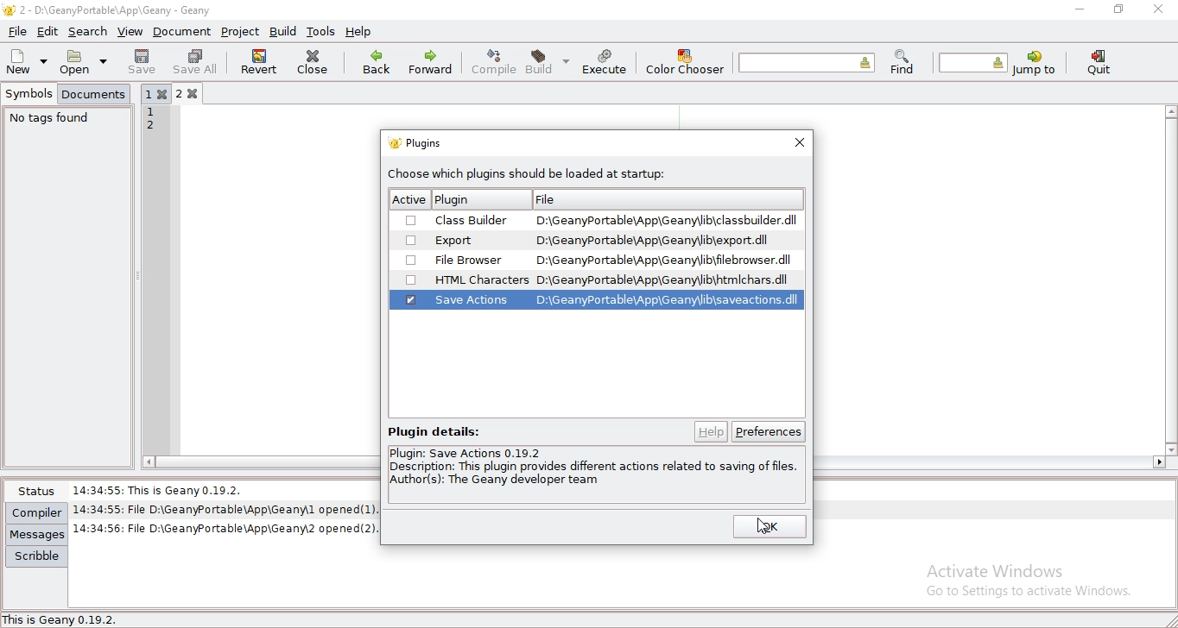  What do you see at coordinates (285, 32) in the screenshot?
I see `build` at bounding box center [285, 32].